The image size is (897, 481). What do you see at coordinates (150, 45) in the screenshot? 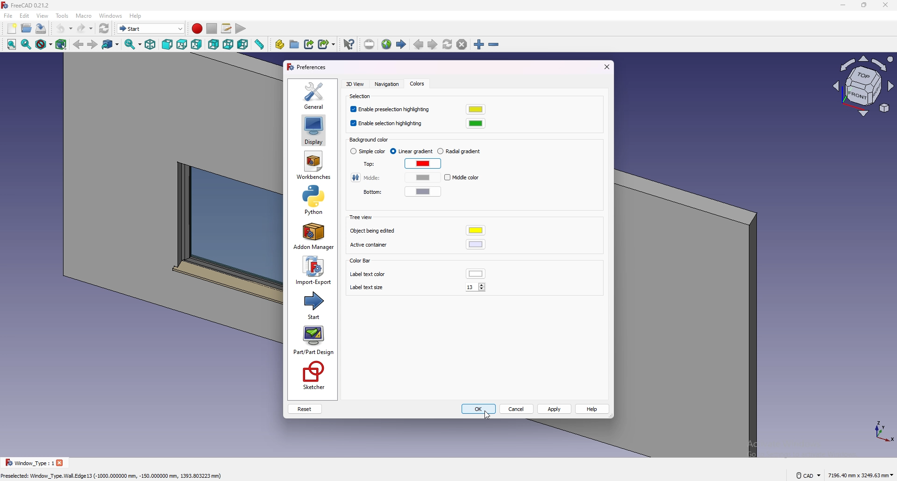
I see `isometric` at bounding box center [150, 45].